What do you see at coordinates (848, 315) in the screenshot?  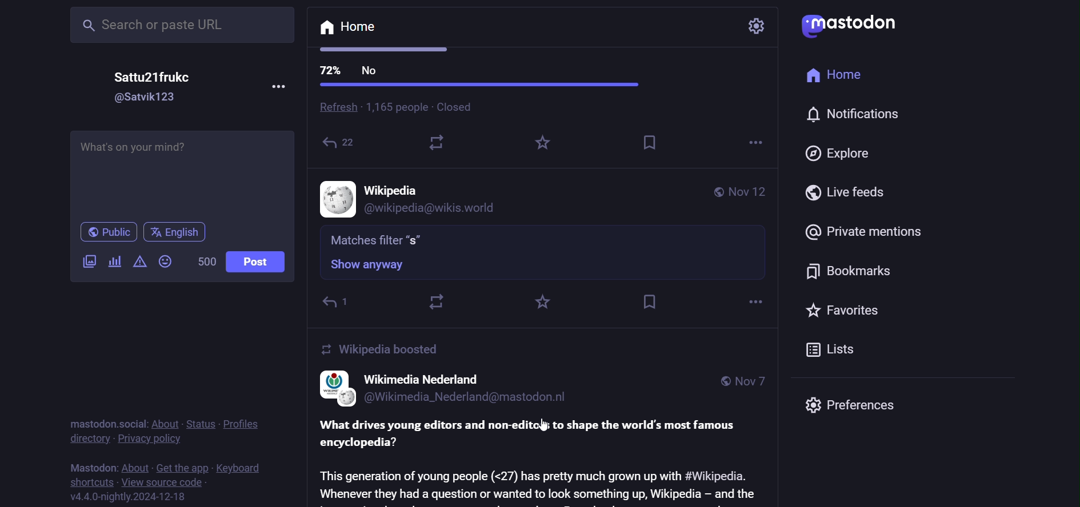 I see `favorite` at bounding box center [848, 315].